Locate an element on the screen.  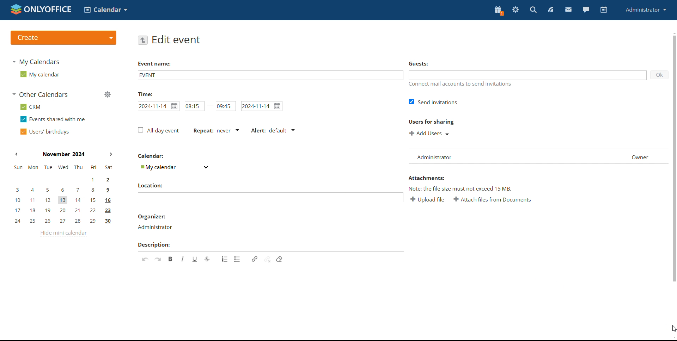
users for sharing is located at coordinates (431, 123).